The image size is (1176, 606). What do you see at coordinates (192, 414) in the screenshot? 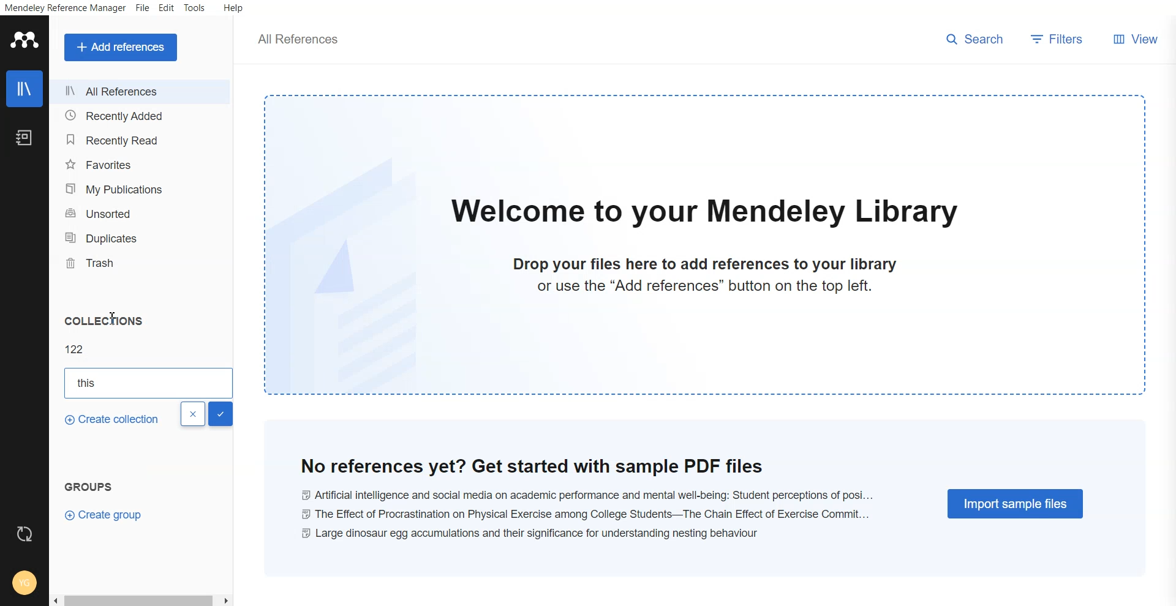
I see `Close` at bounding box center [192, 414].